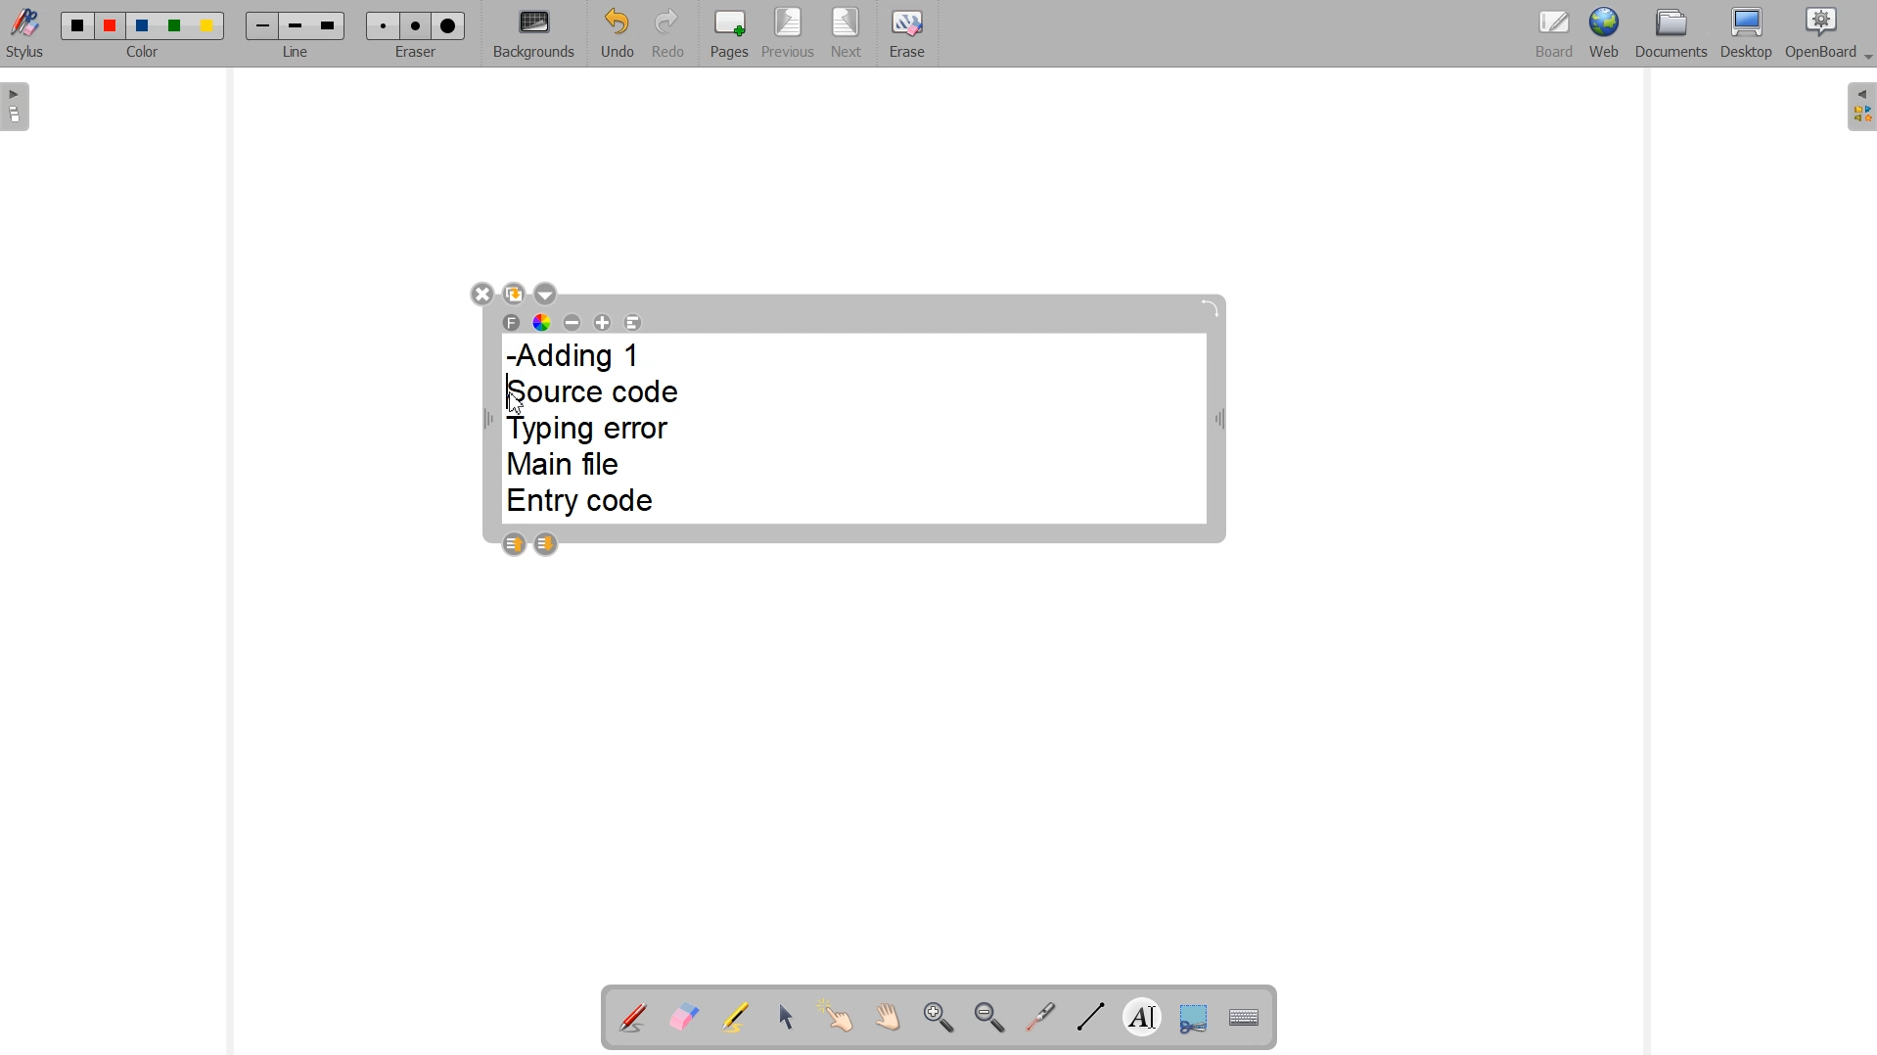  What do you see at coordinates (1142, 1014) in the screenshot?
I see `Write text` at bounding box center [1142, 1014].